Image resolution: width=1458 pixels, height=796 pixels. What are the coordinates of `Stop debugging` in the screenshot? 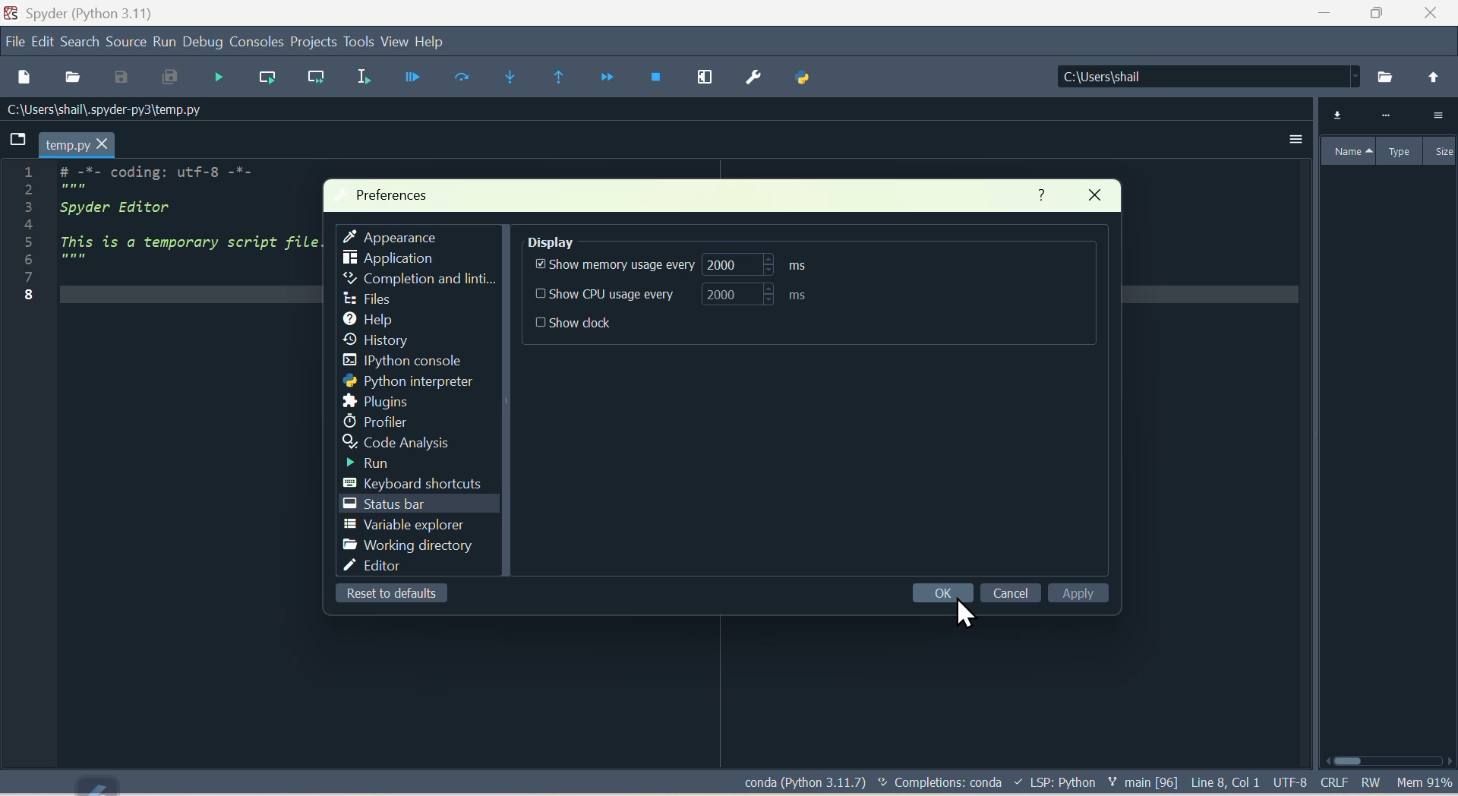 It's located at (651, 77).